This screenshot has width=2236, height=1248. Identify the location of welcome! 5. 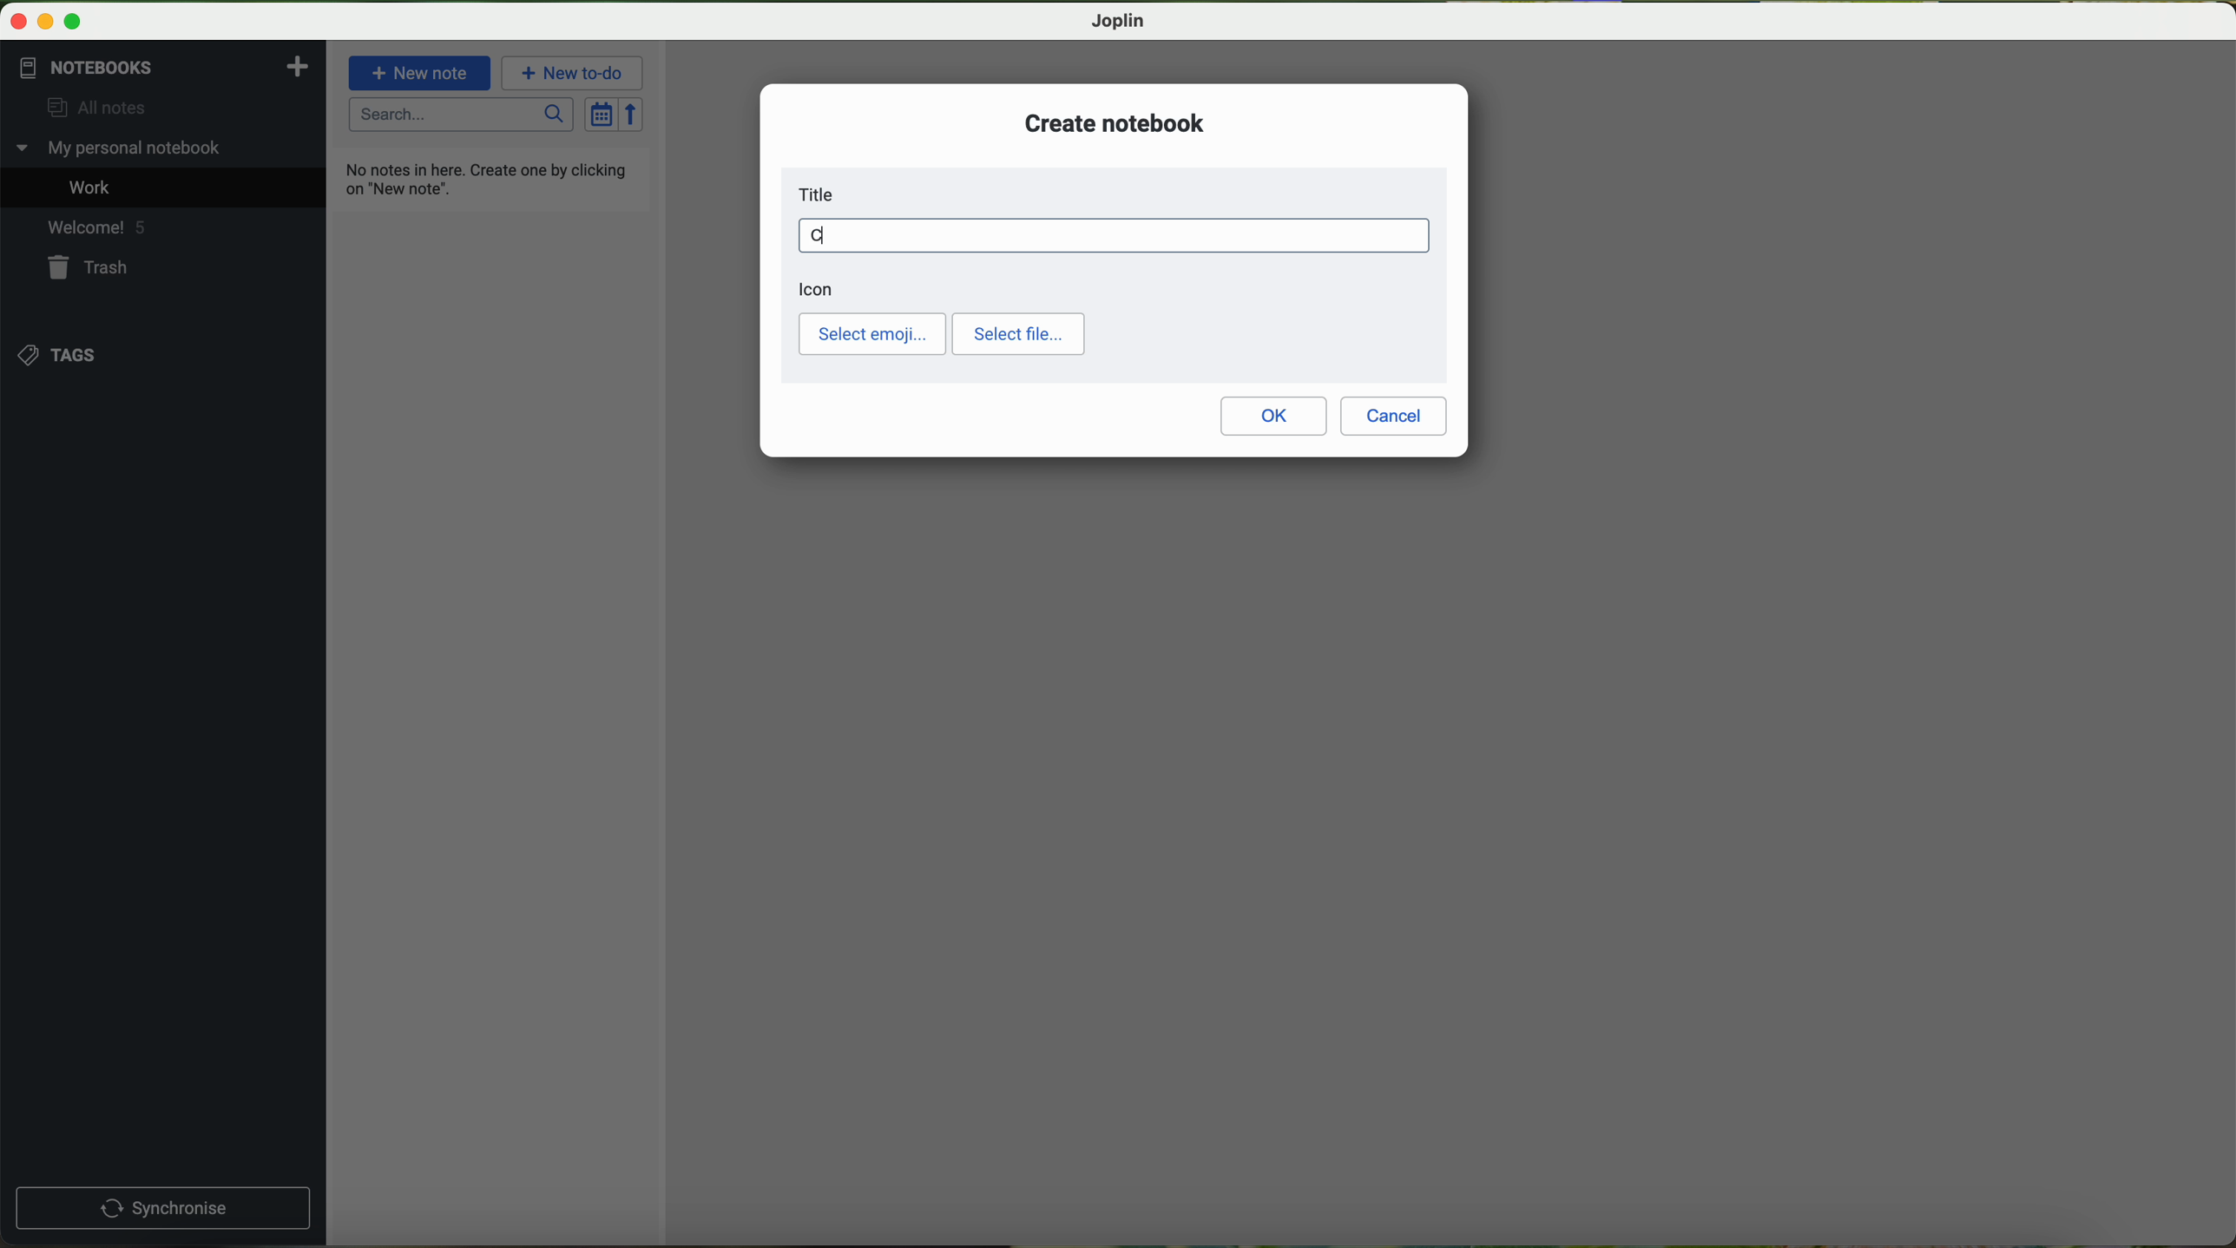
(95, 226).